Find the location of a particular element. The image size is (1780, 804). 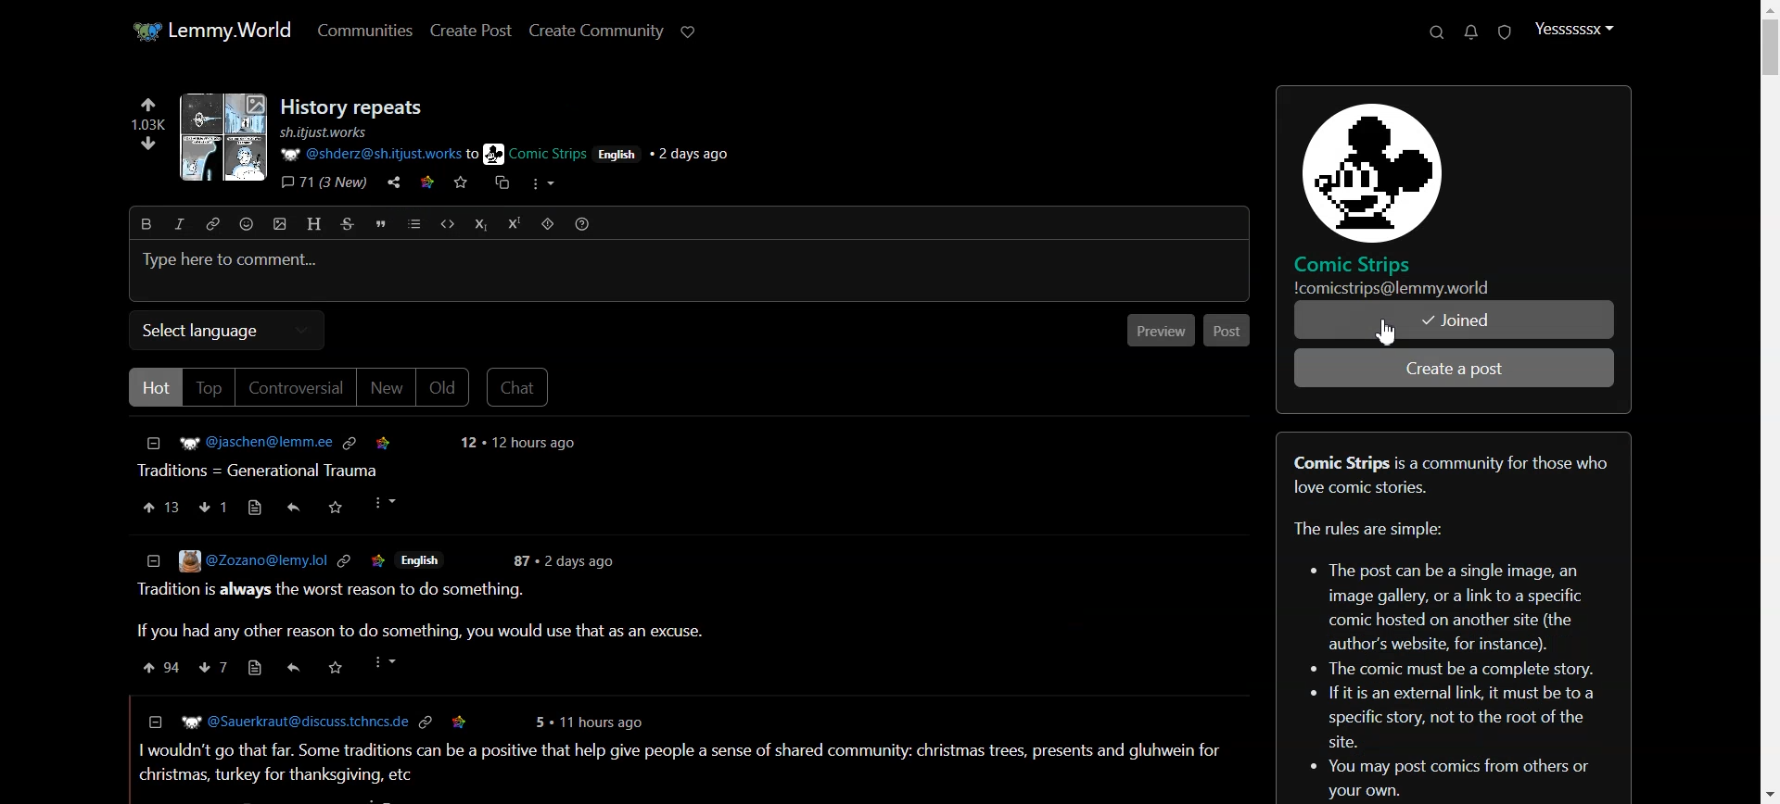

superscript is located at coordinates (514, 223).